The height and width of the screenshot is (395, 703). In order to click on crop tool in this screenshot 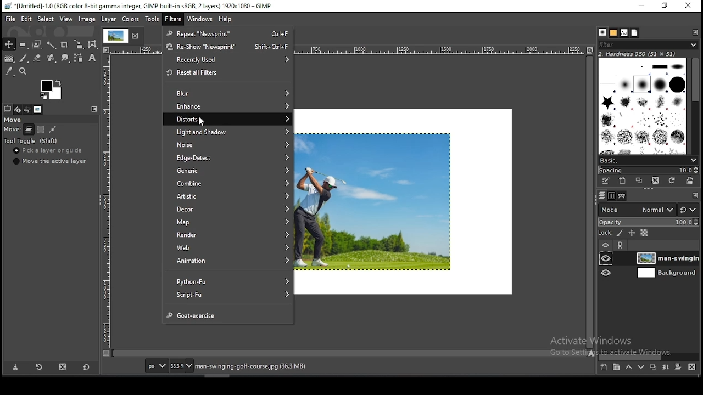, I will do `click(65, 45)`.